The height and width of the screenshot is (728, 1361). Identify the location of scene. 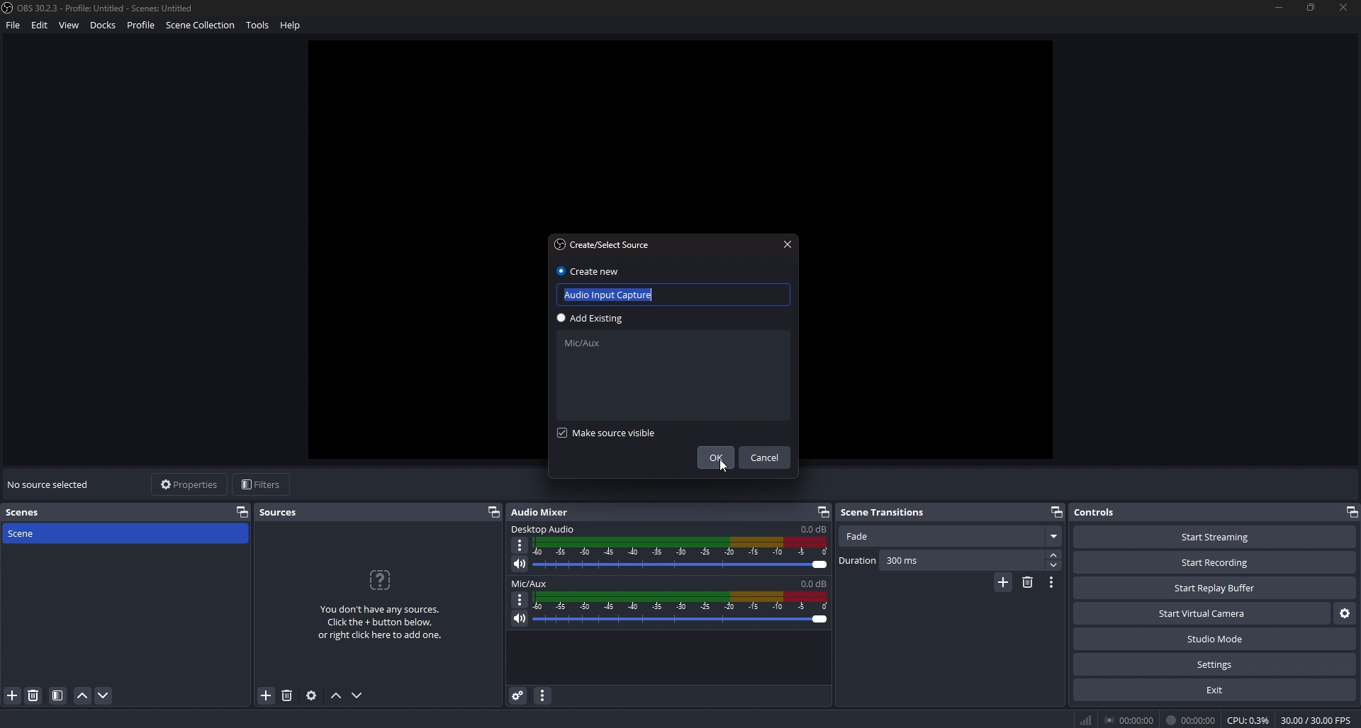
(37, 533).